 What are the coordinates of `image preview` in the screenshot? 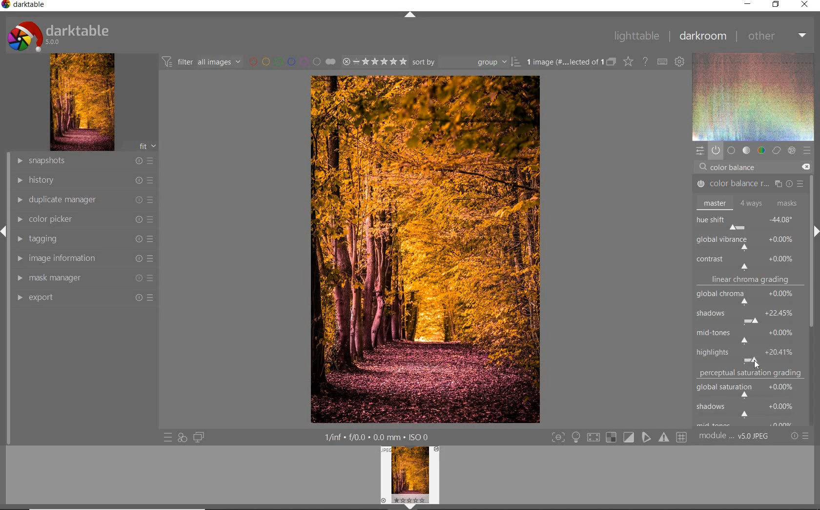 It's located at (410, 478).